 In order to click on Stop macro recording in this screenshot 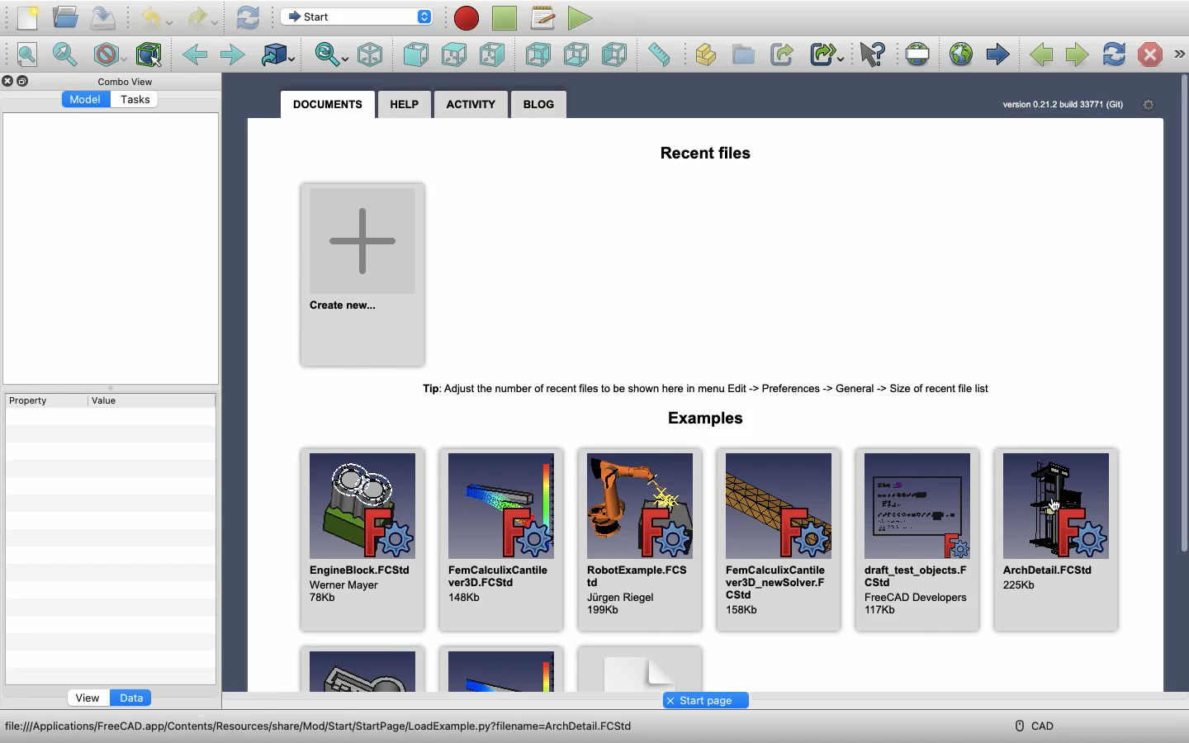, I will do `click(505, 19)`.